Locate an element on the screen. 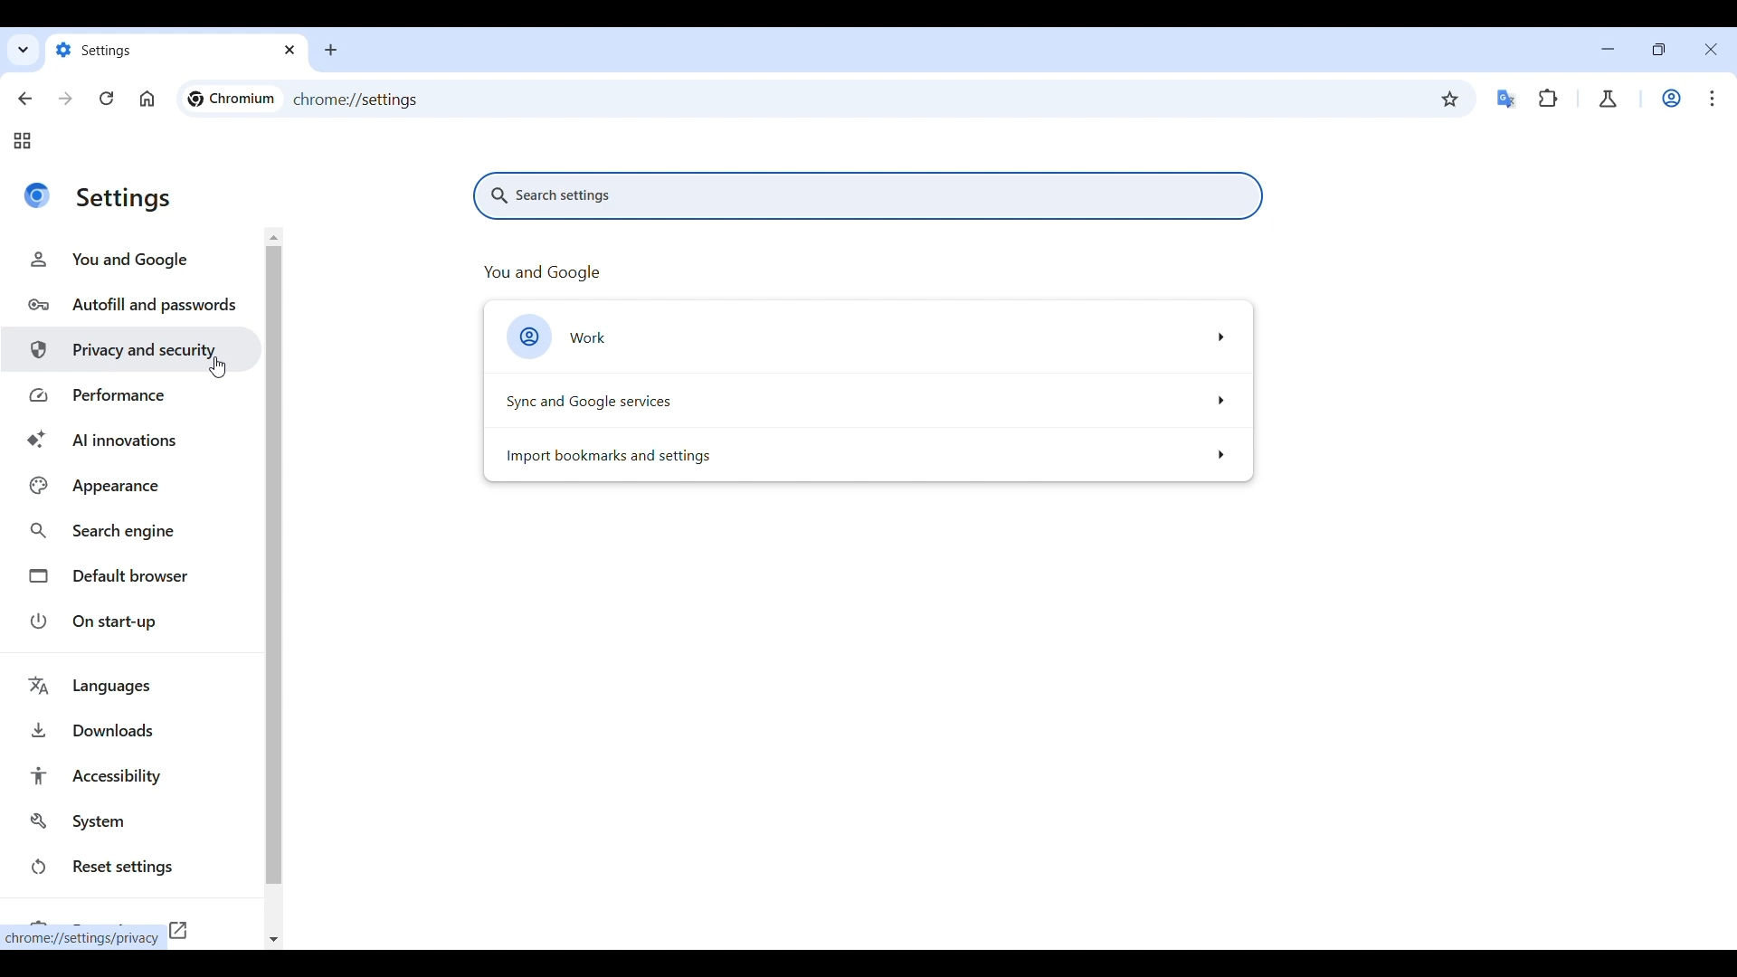 This screenshot has width=1737, height=977. Bookmark this tab is located at coordinates (1451, 99).